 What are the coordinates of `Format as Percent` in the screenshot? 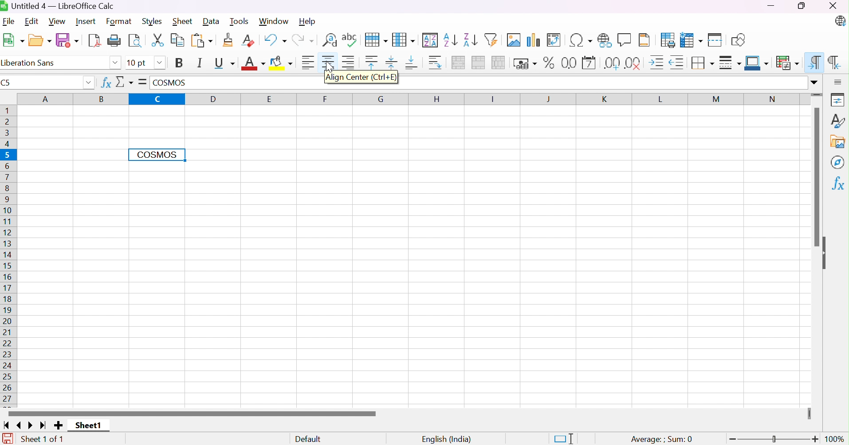 It's located at (550, 62).